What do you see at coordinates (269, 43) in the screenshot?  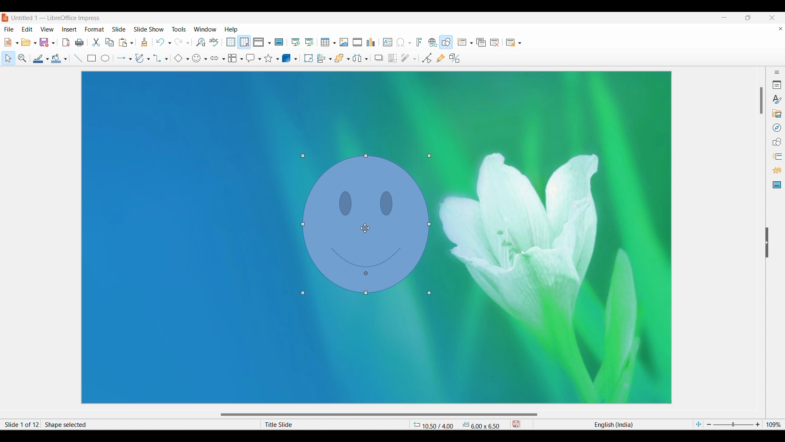 I see `View options` at bounding box center [269, 43].